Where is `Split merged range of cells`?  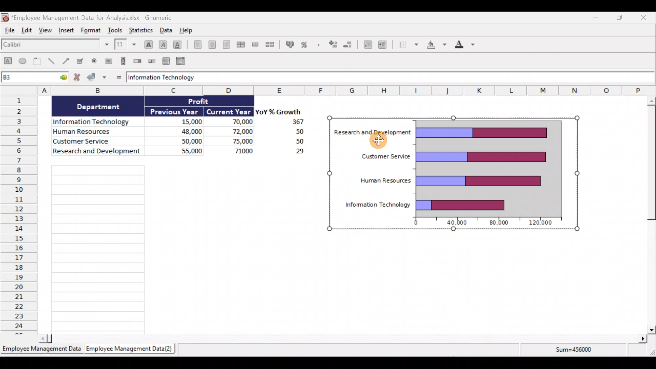 Split merged range of cells is located at coordinates (270, 44).